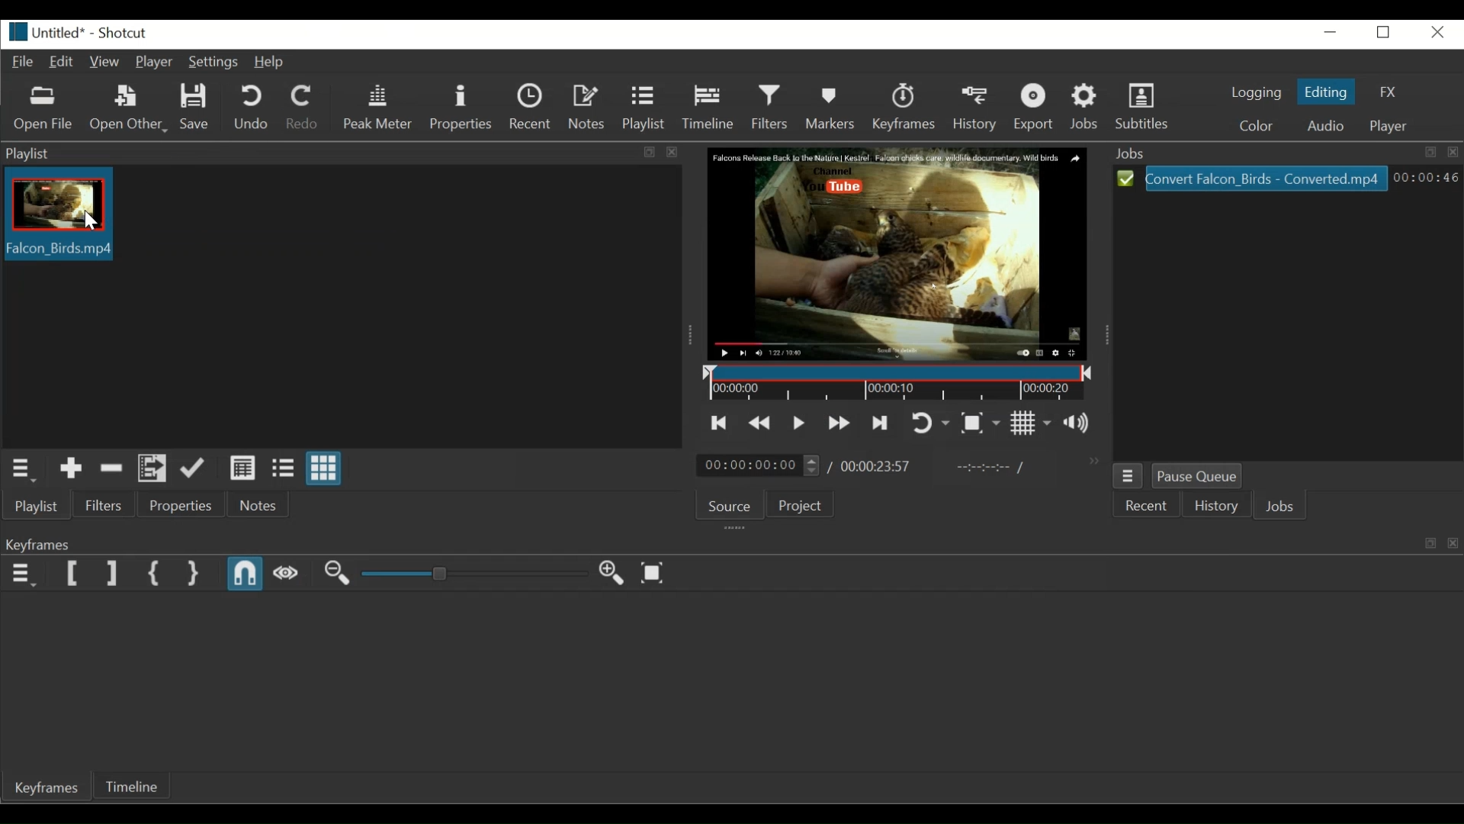  What do you see at coordinates (157, 575) in the screenshot?
I see `Set First Simple Keyframe` at bounding box center [157, 575].